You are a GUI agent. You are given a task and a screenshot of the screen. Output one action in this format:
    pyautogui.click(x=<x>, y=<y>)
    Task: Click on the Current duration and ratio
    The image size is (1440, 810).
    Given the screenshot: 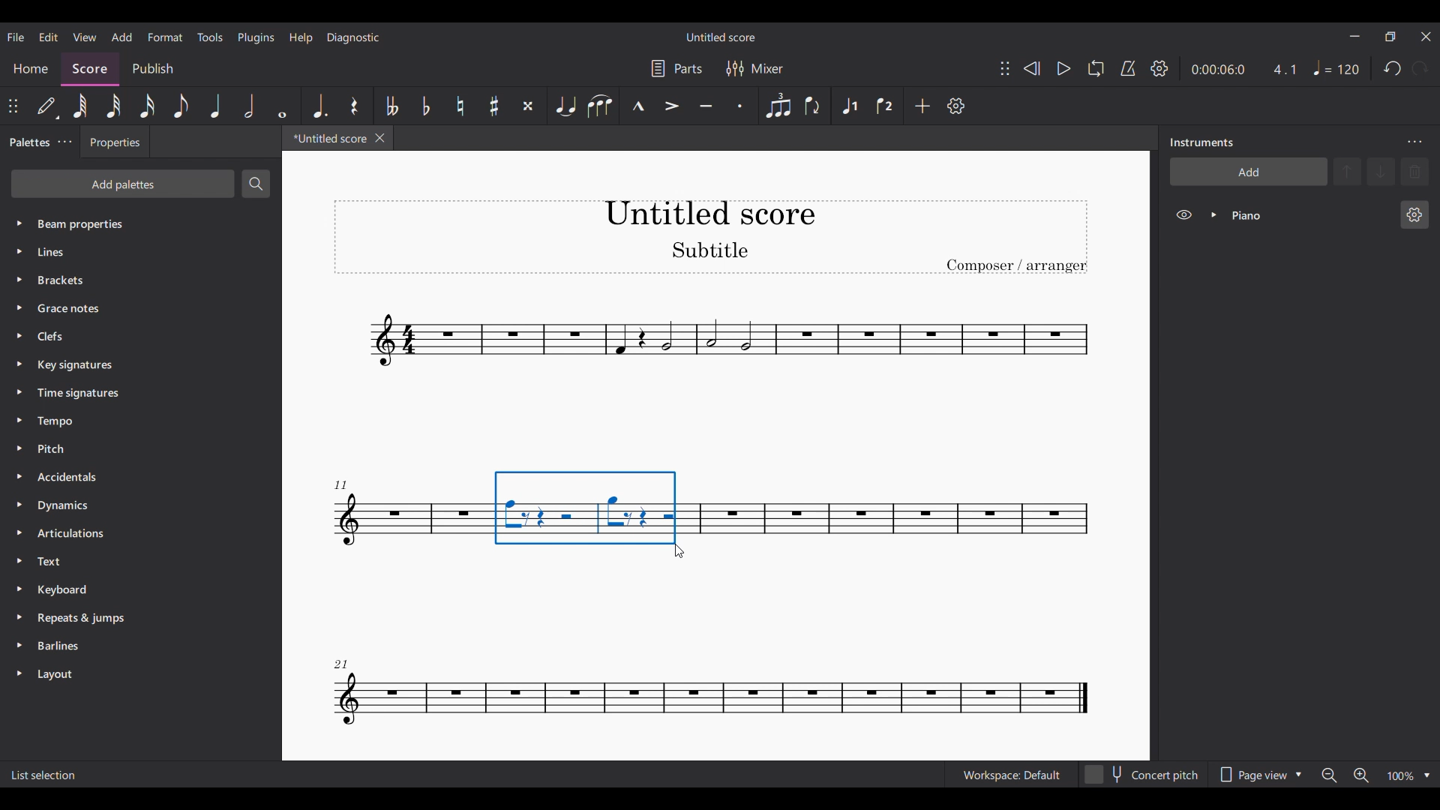 What is the action you would take?
    pyautogui.click(x=1243, y=70)
    